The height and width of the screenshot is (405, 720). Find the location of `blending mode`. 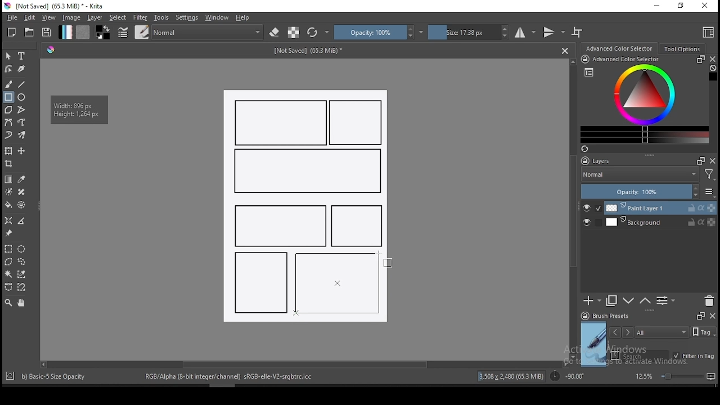

blending mode is located at coordinates (639, 175).